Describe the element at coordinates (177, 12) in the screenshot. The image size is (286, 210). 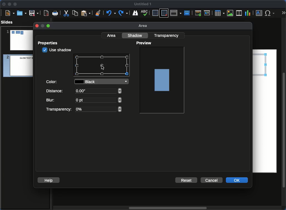
I see `Display views` at that location.